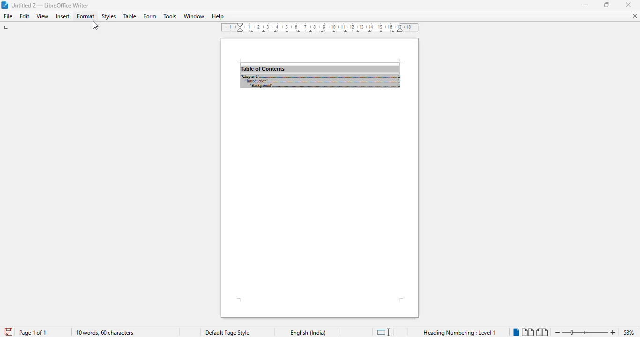  What do you see at coordinates (218, 16) in the screenshot?
I see `help` at bounding box center [218, 16].